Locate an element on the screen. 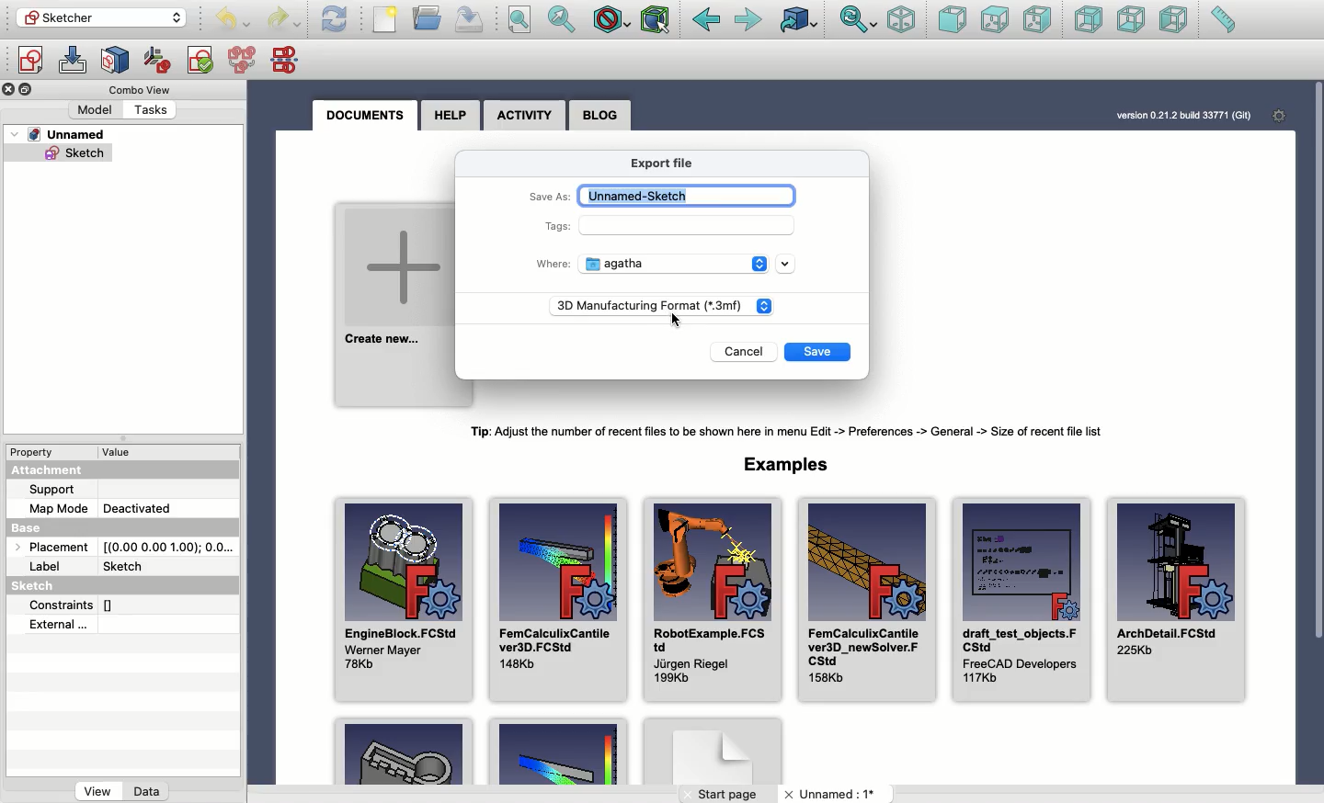 This screenshot has width=1324, height=803. View is located at coordinates (97, 790).